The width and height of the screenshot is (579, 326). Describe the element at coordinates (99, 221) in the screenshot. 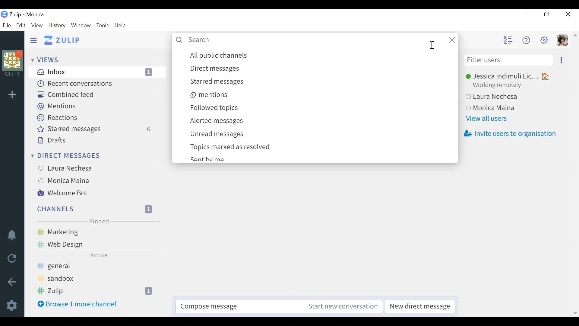

I see `Pinned` at that location.